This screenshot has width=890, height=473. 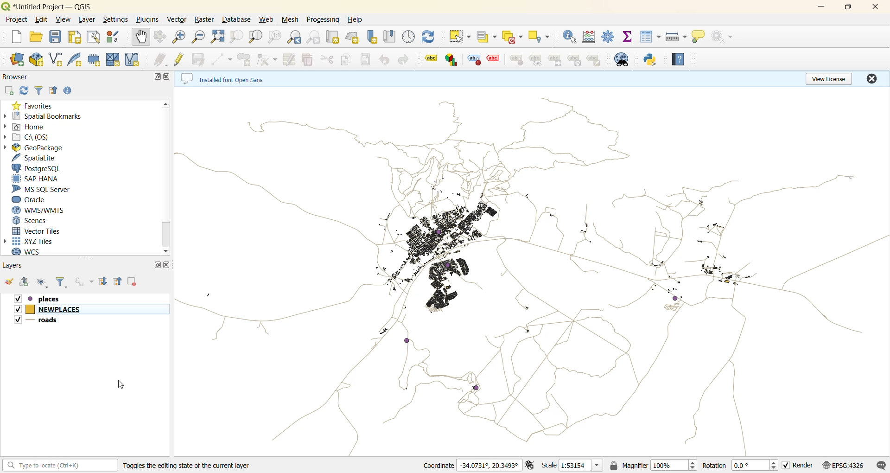 I want to click on wcs, so click(x=31, y=253).